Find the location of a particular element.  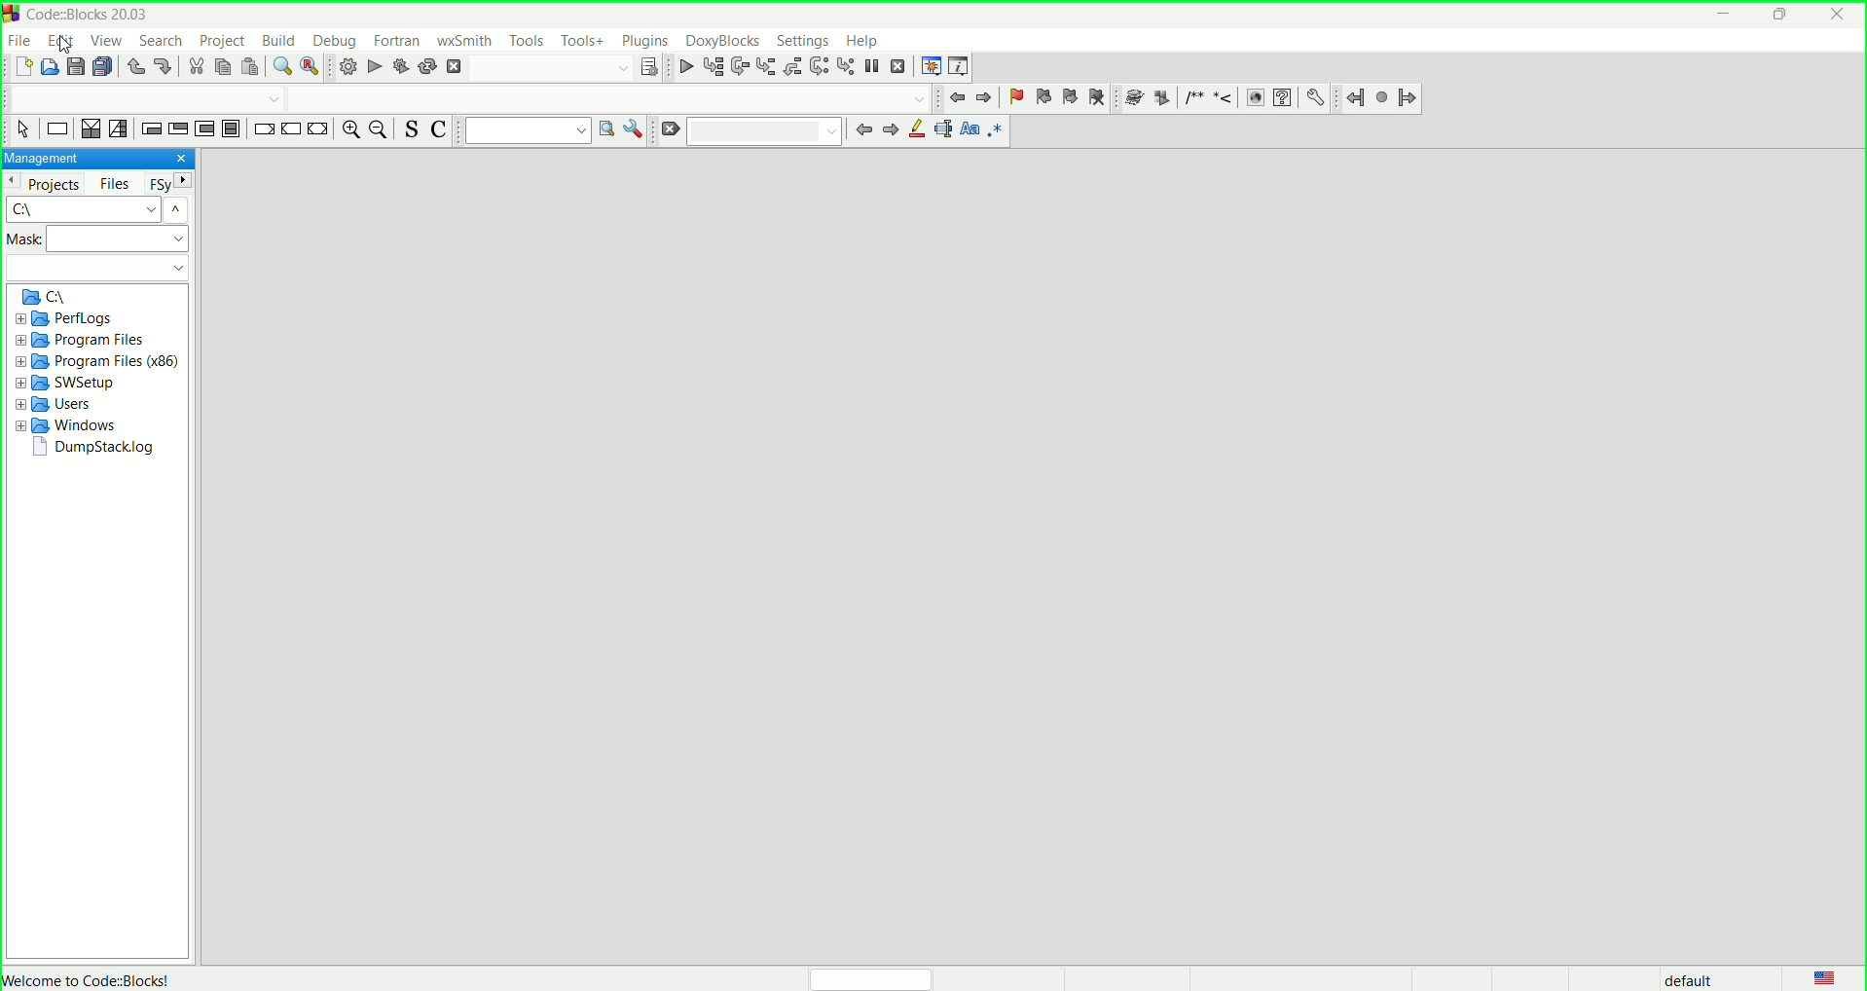

Insert comment block is located at coordinates (1191, 98).